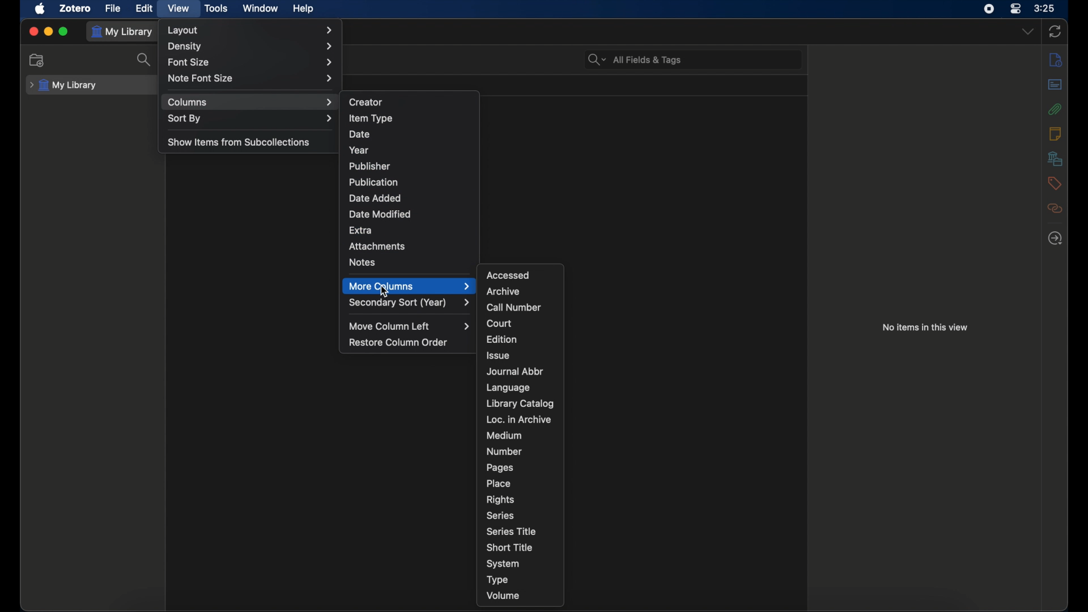  What do you see at coordinates (503, 564) in the screenshot?
I see `system` at bounding box center [503, 564].